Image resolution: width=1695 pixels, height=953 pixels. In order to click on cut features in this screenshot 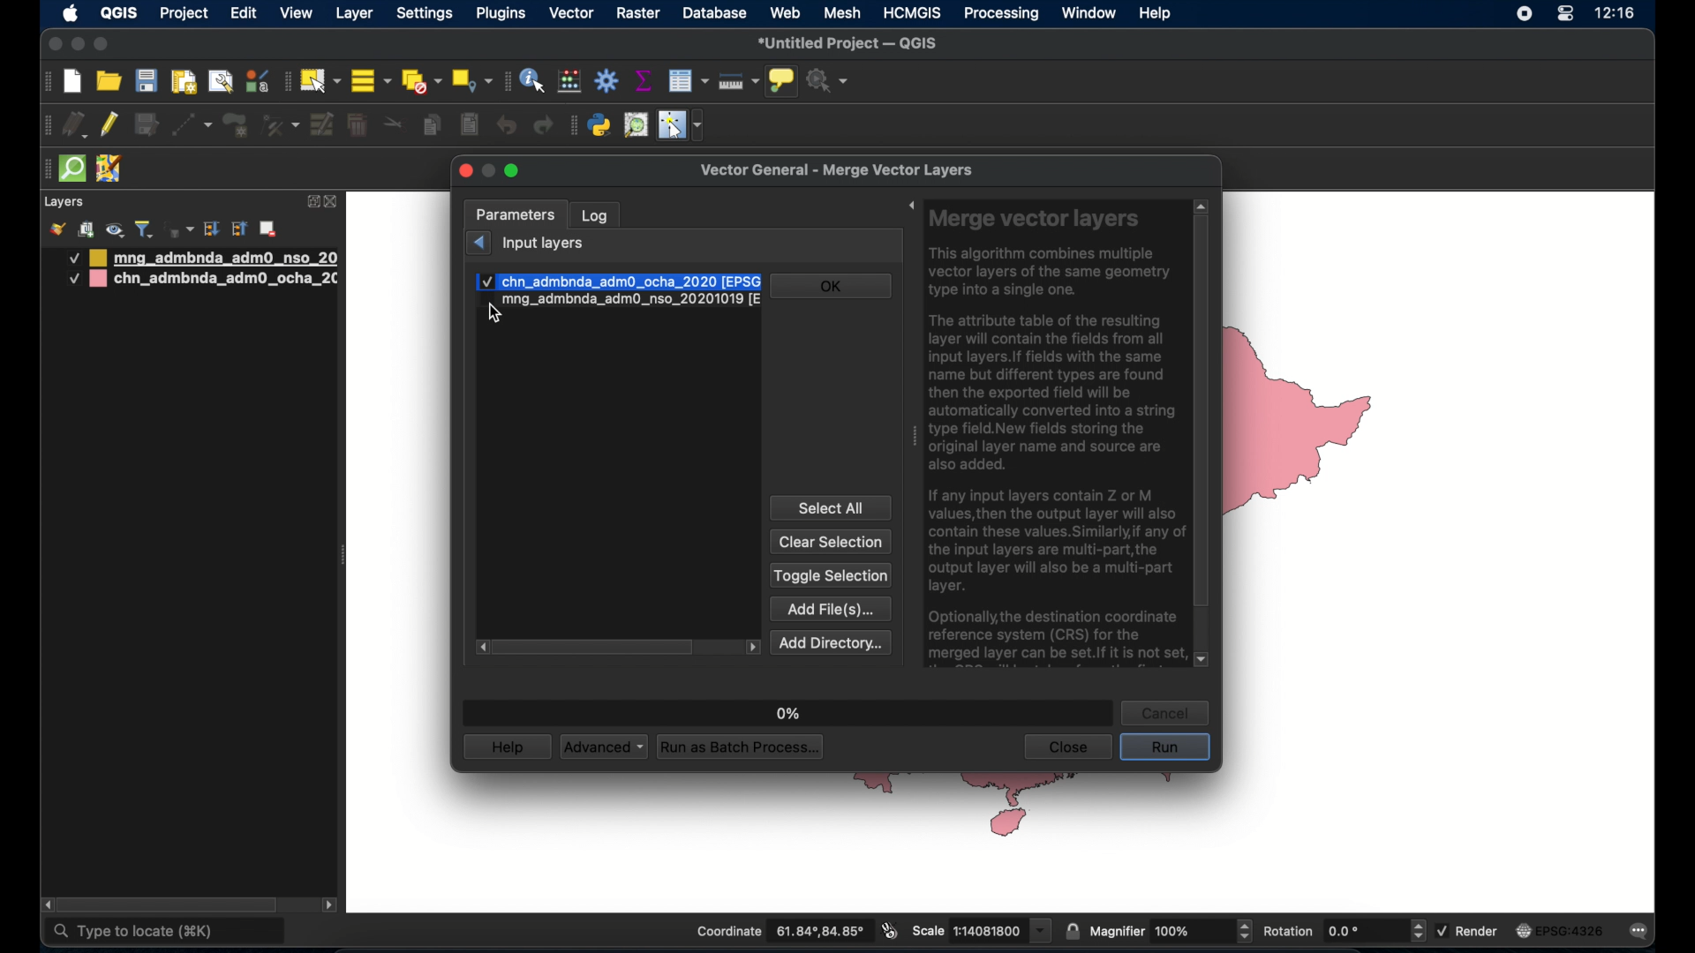, I will do `click(395, 124)`.